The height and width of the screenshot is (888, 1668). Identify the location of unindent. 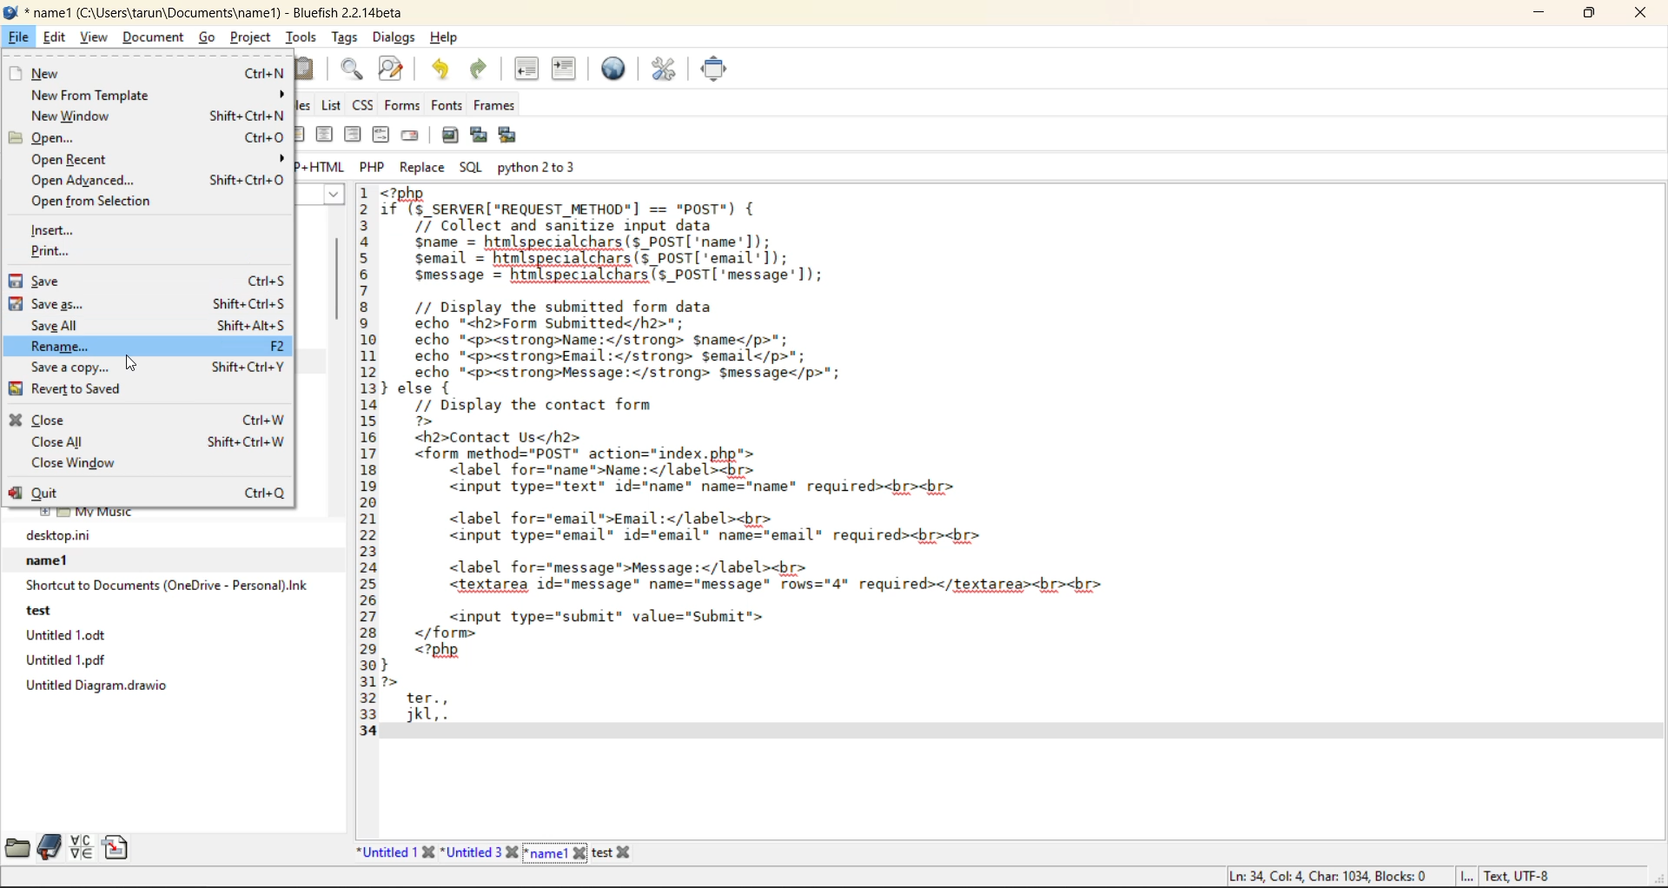
(527, 71).